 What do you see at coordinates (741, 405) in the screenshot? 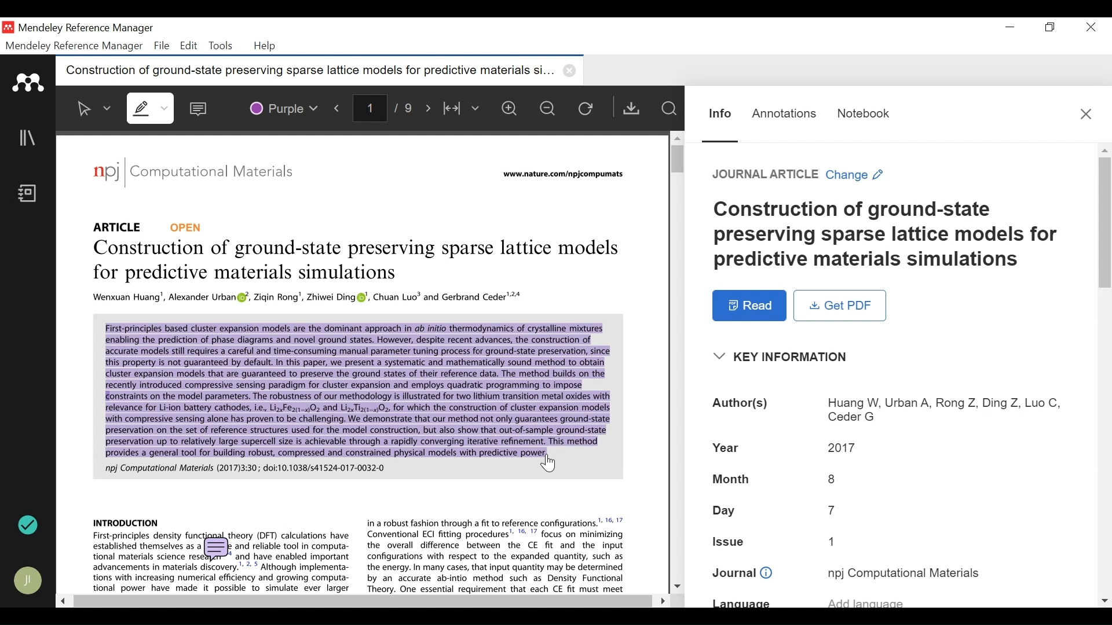
I see `Authors` at bounding box center [741, 405].